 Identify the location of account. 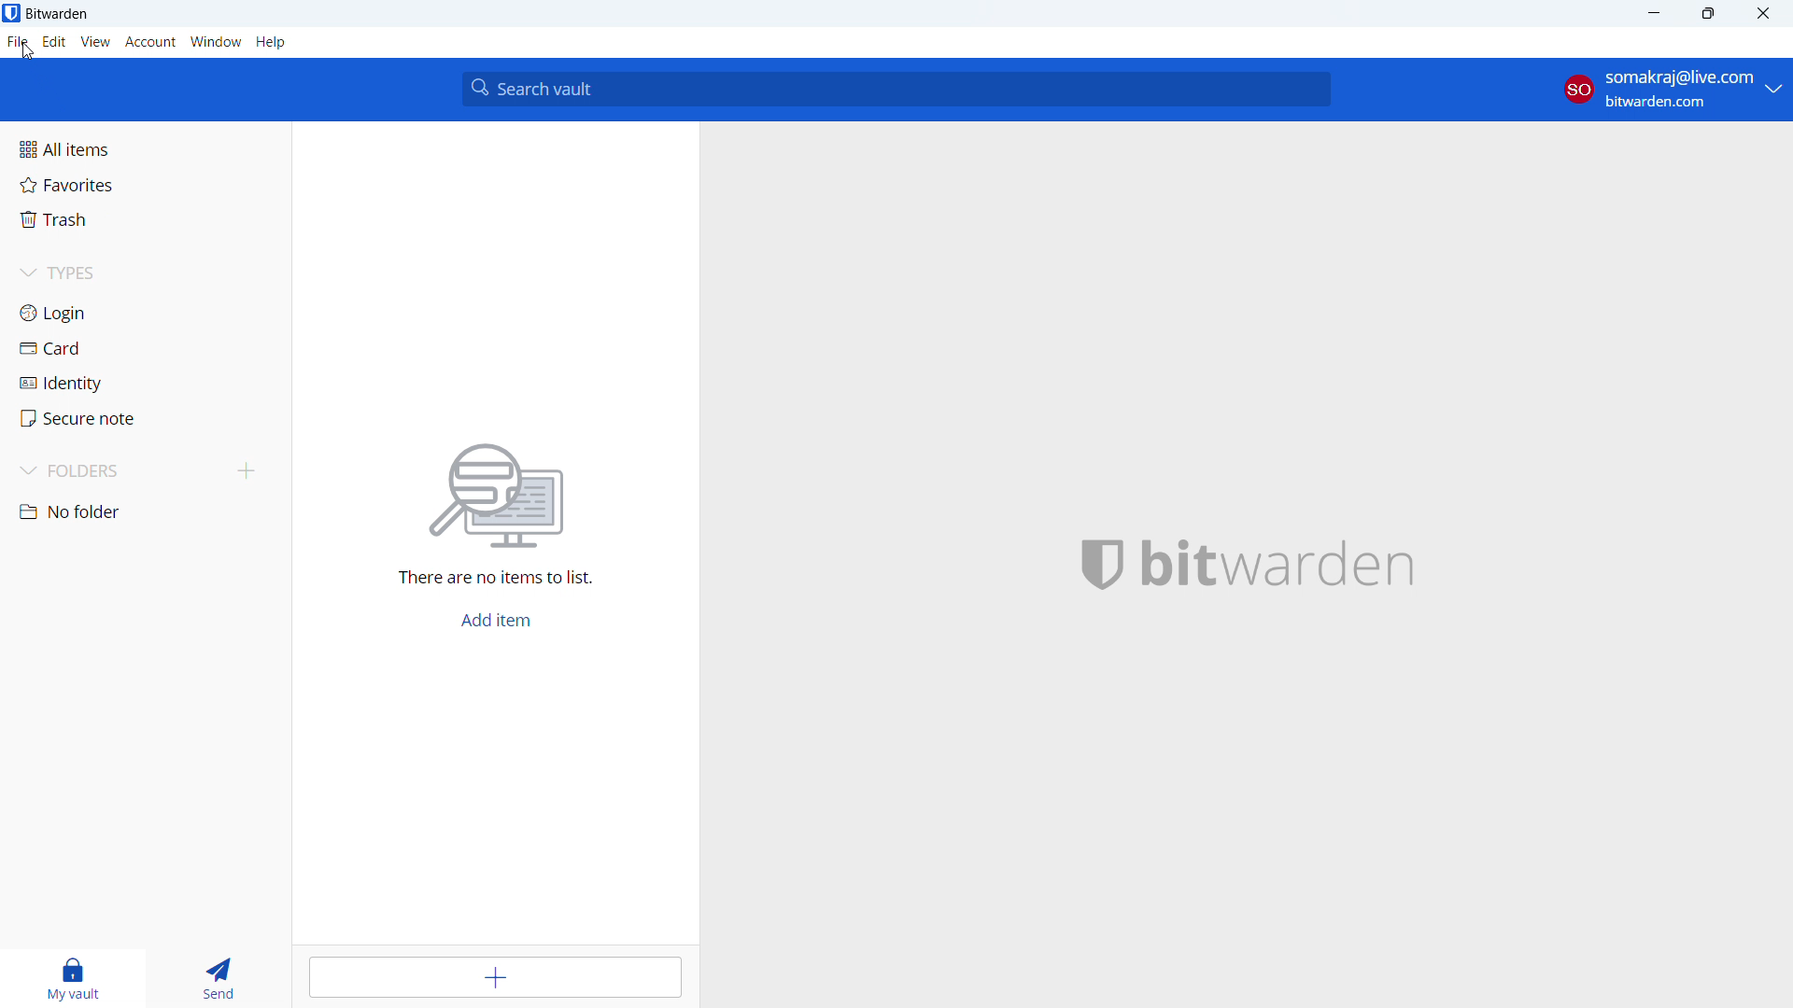
(151, 43).